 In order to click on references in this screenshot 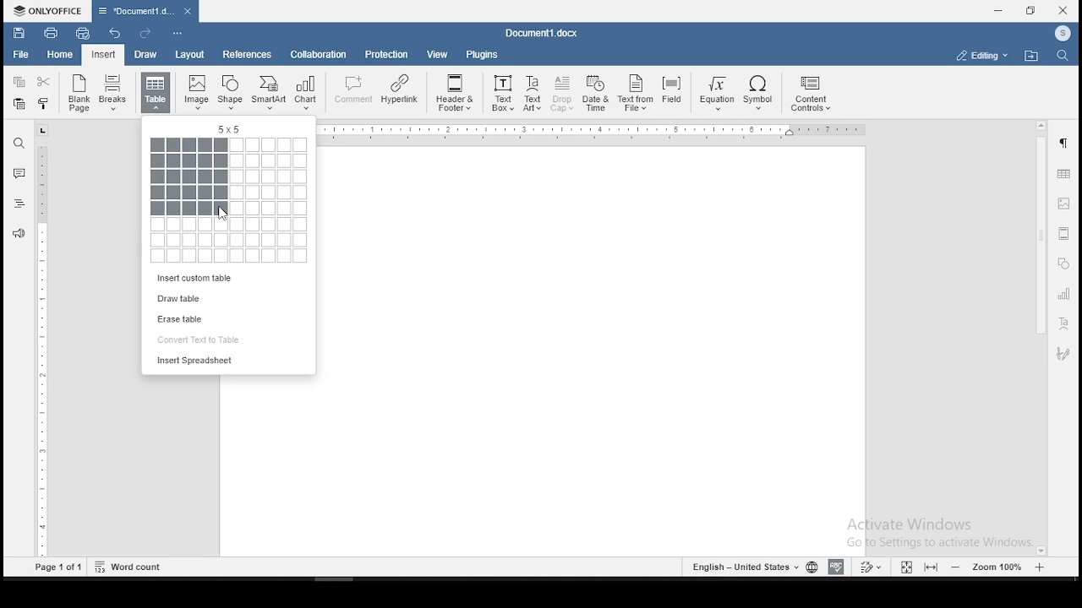, I will do `click(246, 55)`.